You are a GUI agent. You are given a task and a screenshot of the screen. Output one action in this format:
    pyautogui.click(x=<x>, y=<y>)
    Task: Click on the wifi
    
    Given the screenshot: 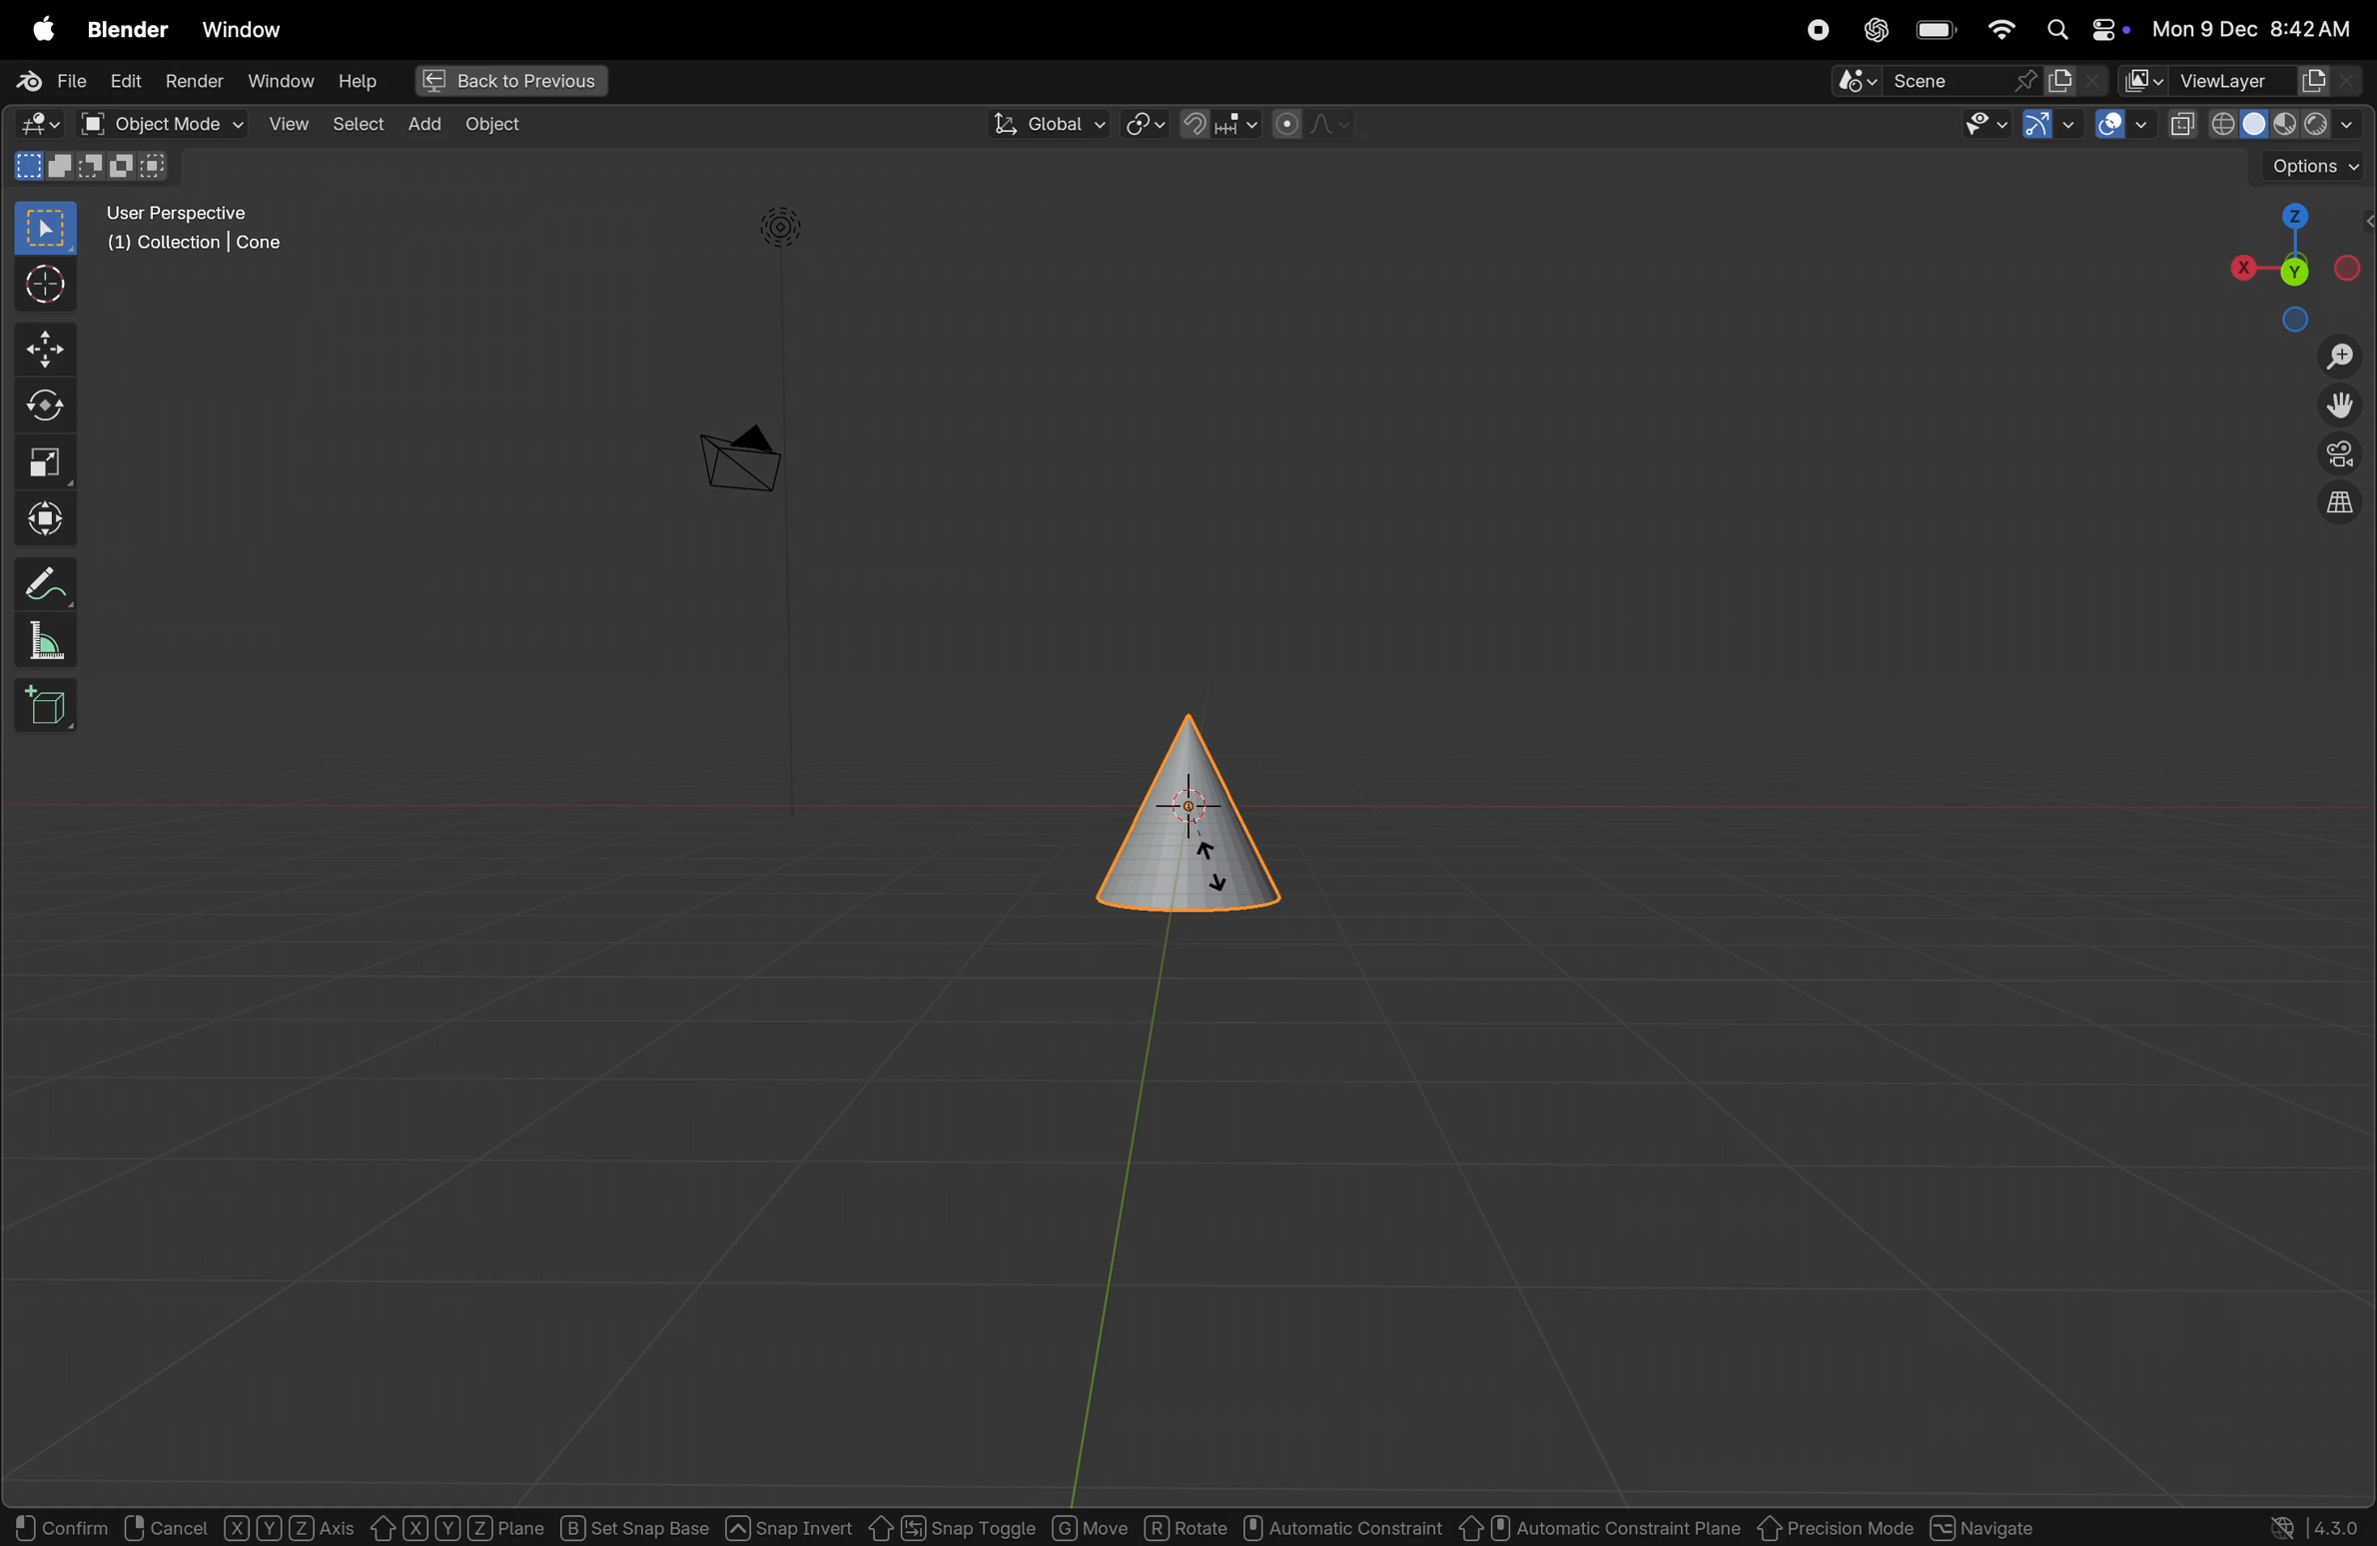 What is the action you would take?
    pyautogui.click(x=2001, y=30)
    